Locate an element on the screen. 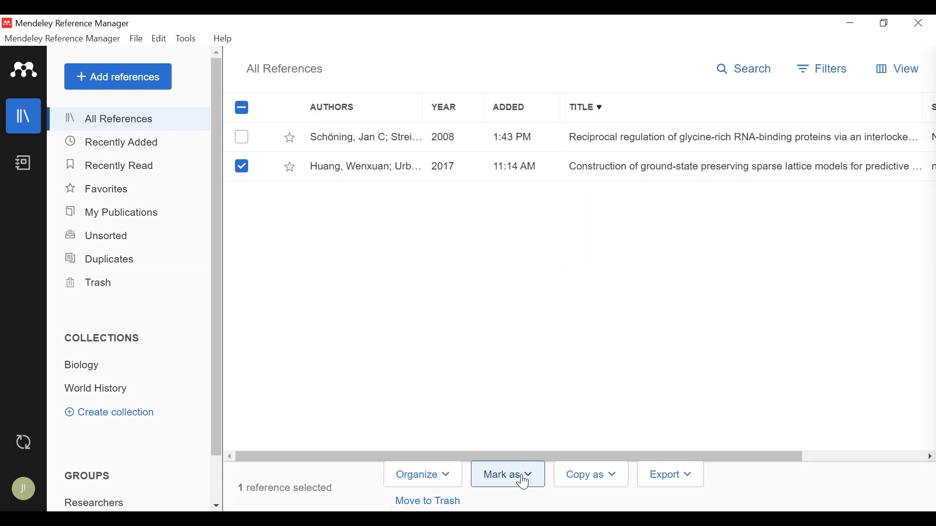  1:43 PM is located at coordinates (512, 136).